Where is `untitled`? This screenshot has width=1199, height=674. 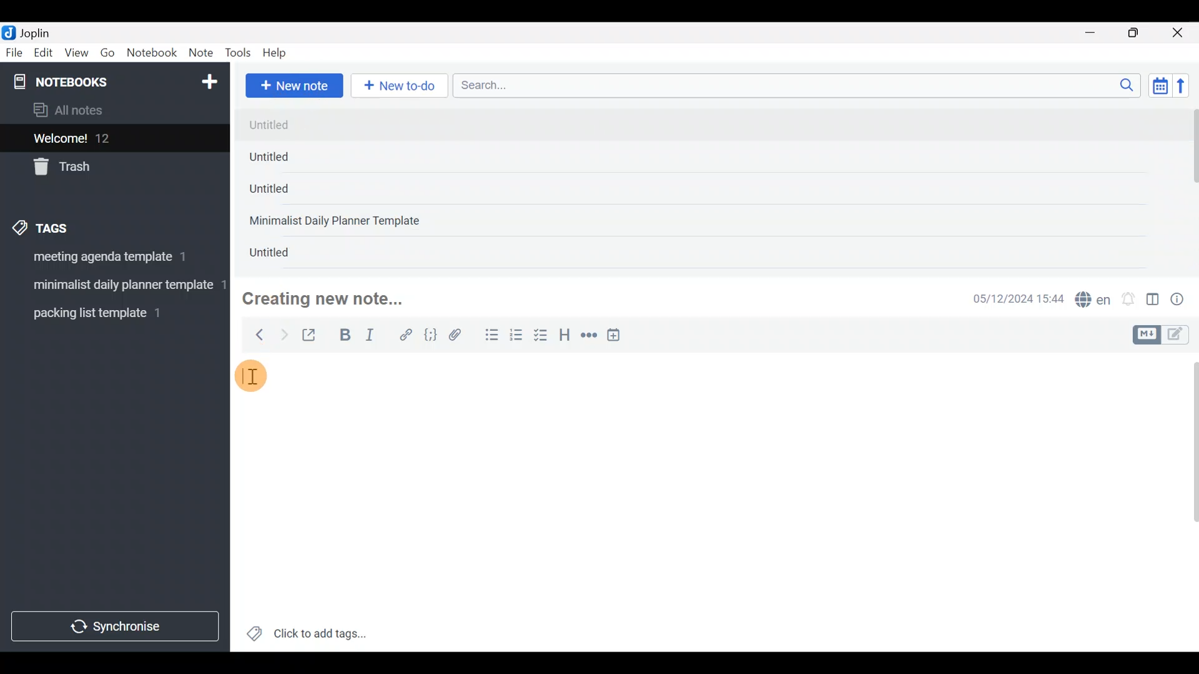
untitled is located at coordinates (291, 129).